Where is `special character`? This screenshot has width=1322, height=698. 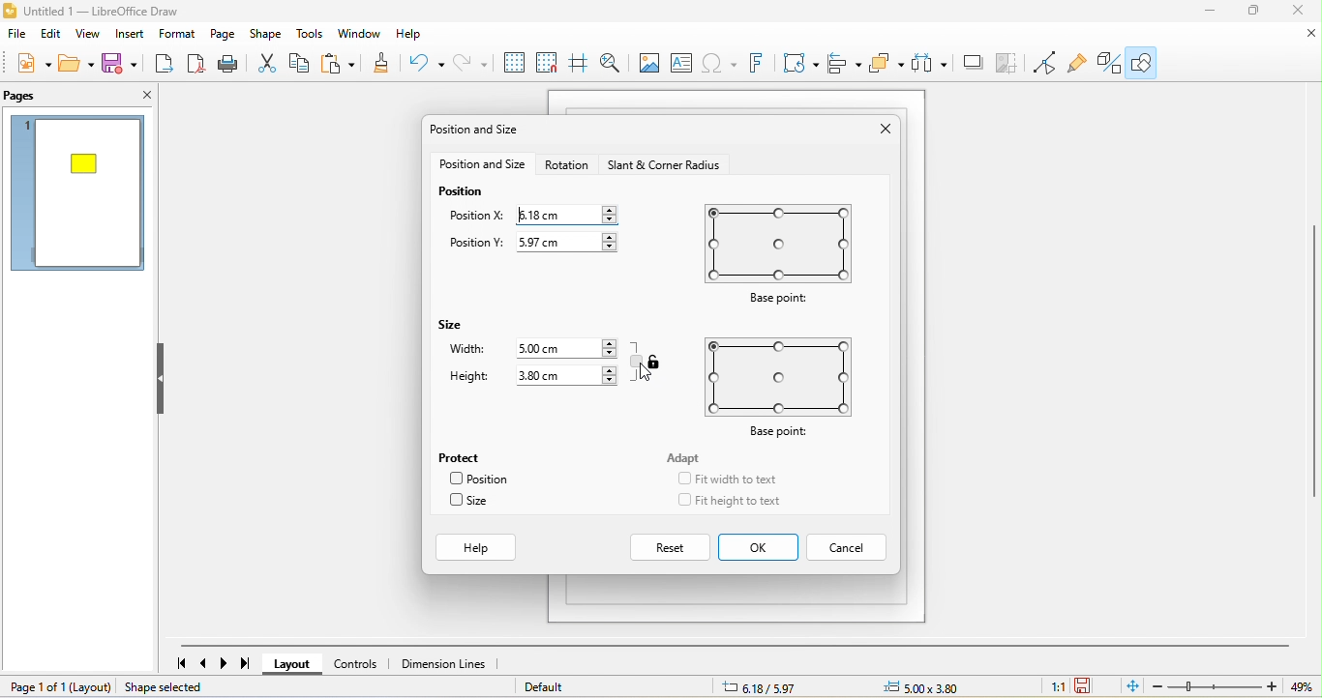 special character is located at coordinates (722, 64).